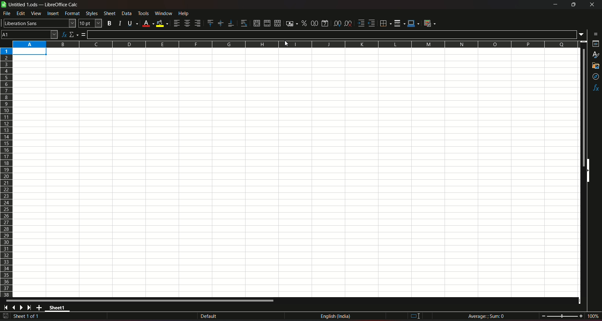 Image resolution: width=602 pixels, height=321 pixels. What do you see at coordinates (414, 24) in the screenshot?
I see `border color` at bounding box center [414, 24].